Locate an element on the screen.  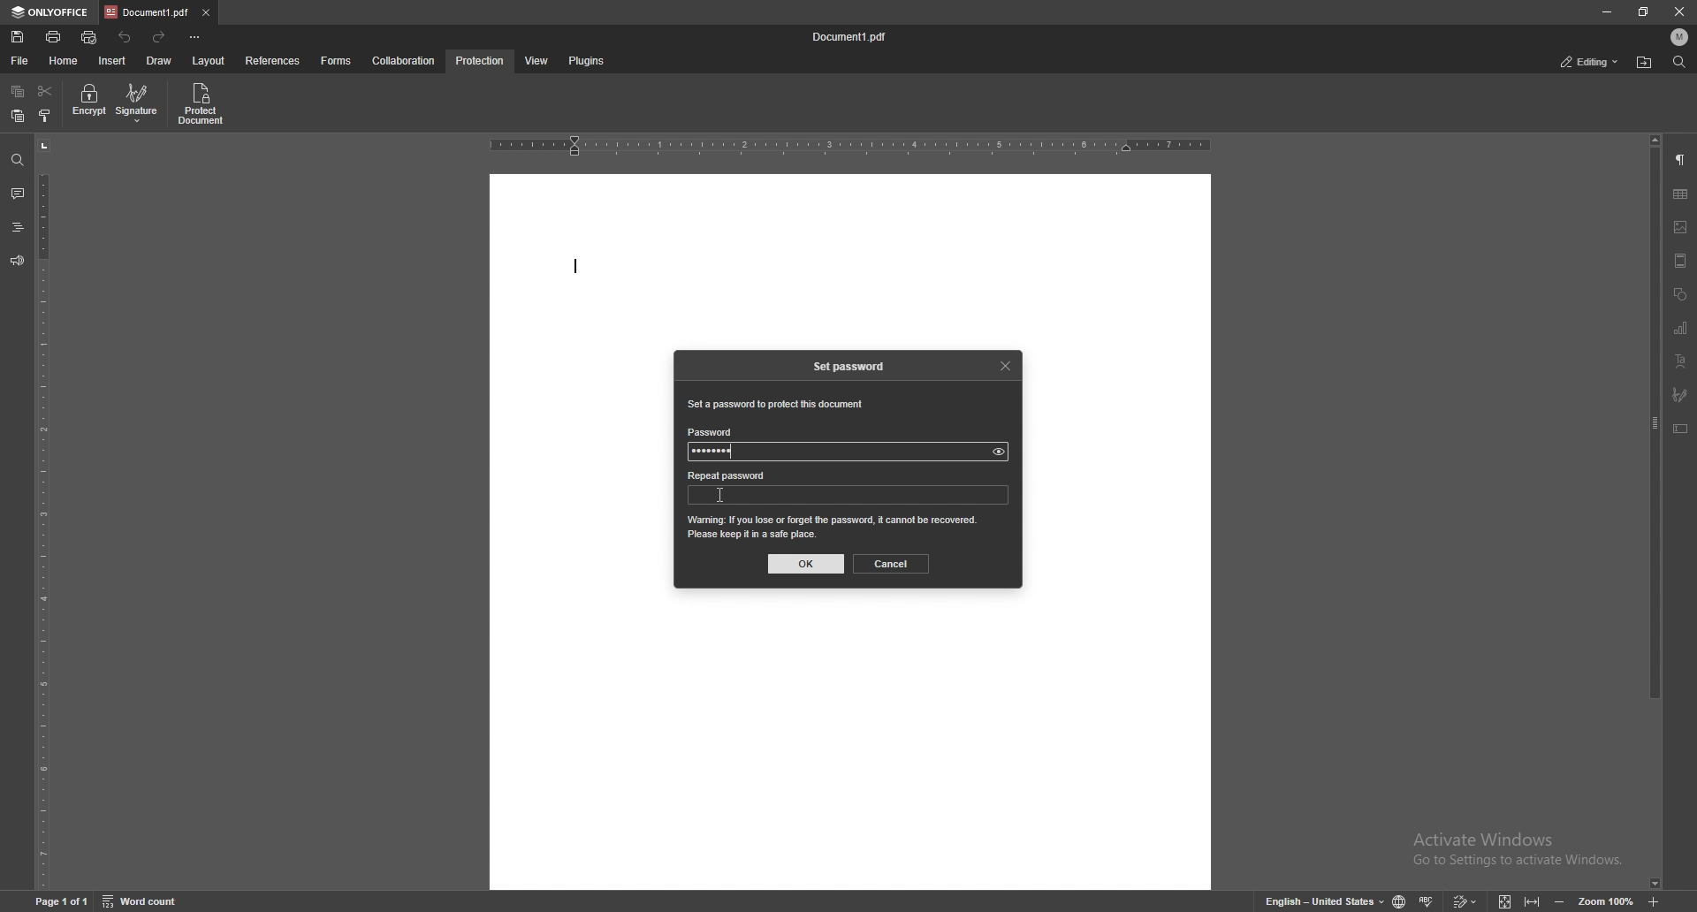
layout is located at coordinates (211, 61).